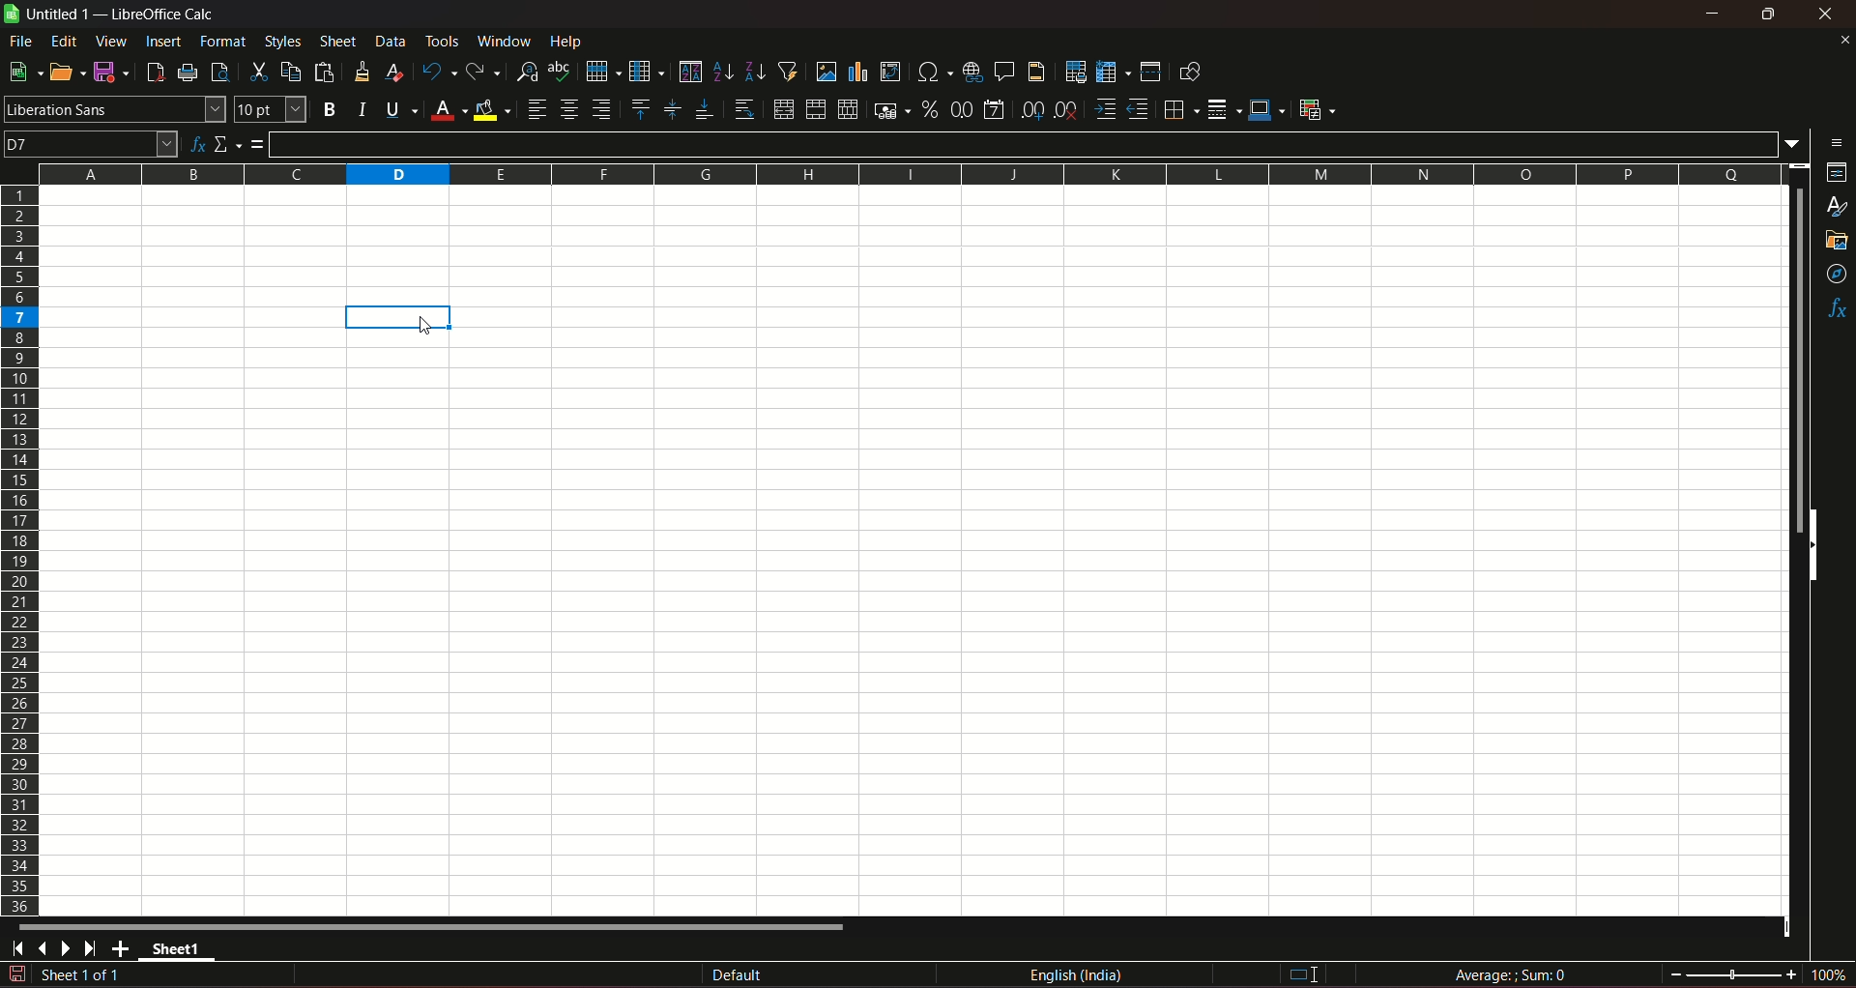  I want to click on sidebar settings, so click(1838, 141).